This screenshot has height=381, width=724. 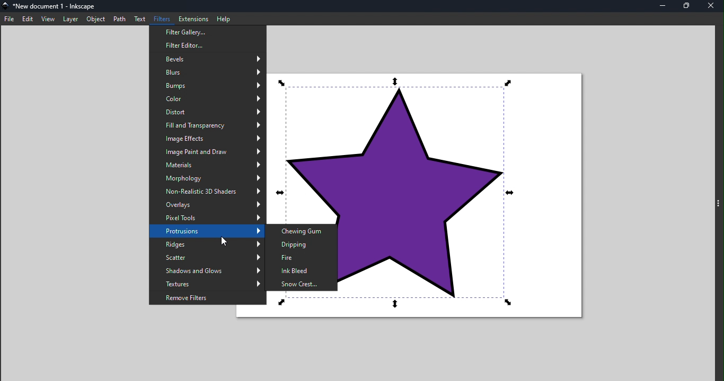 What do you see at coordinates (206, 298) in the screenshot?
I see `Remove filters` at bounding box center [206, 298].